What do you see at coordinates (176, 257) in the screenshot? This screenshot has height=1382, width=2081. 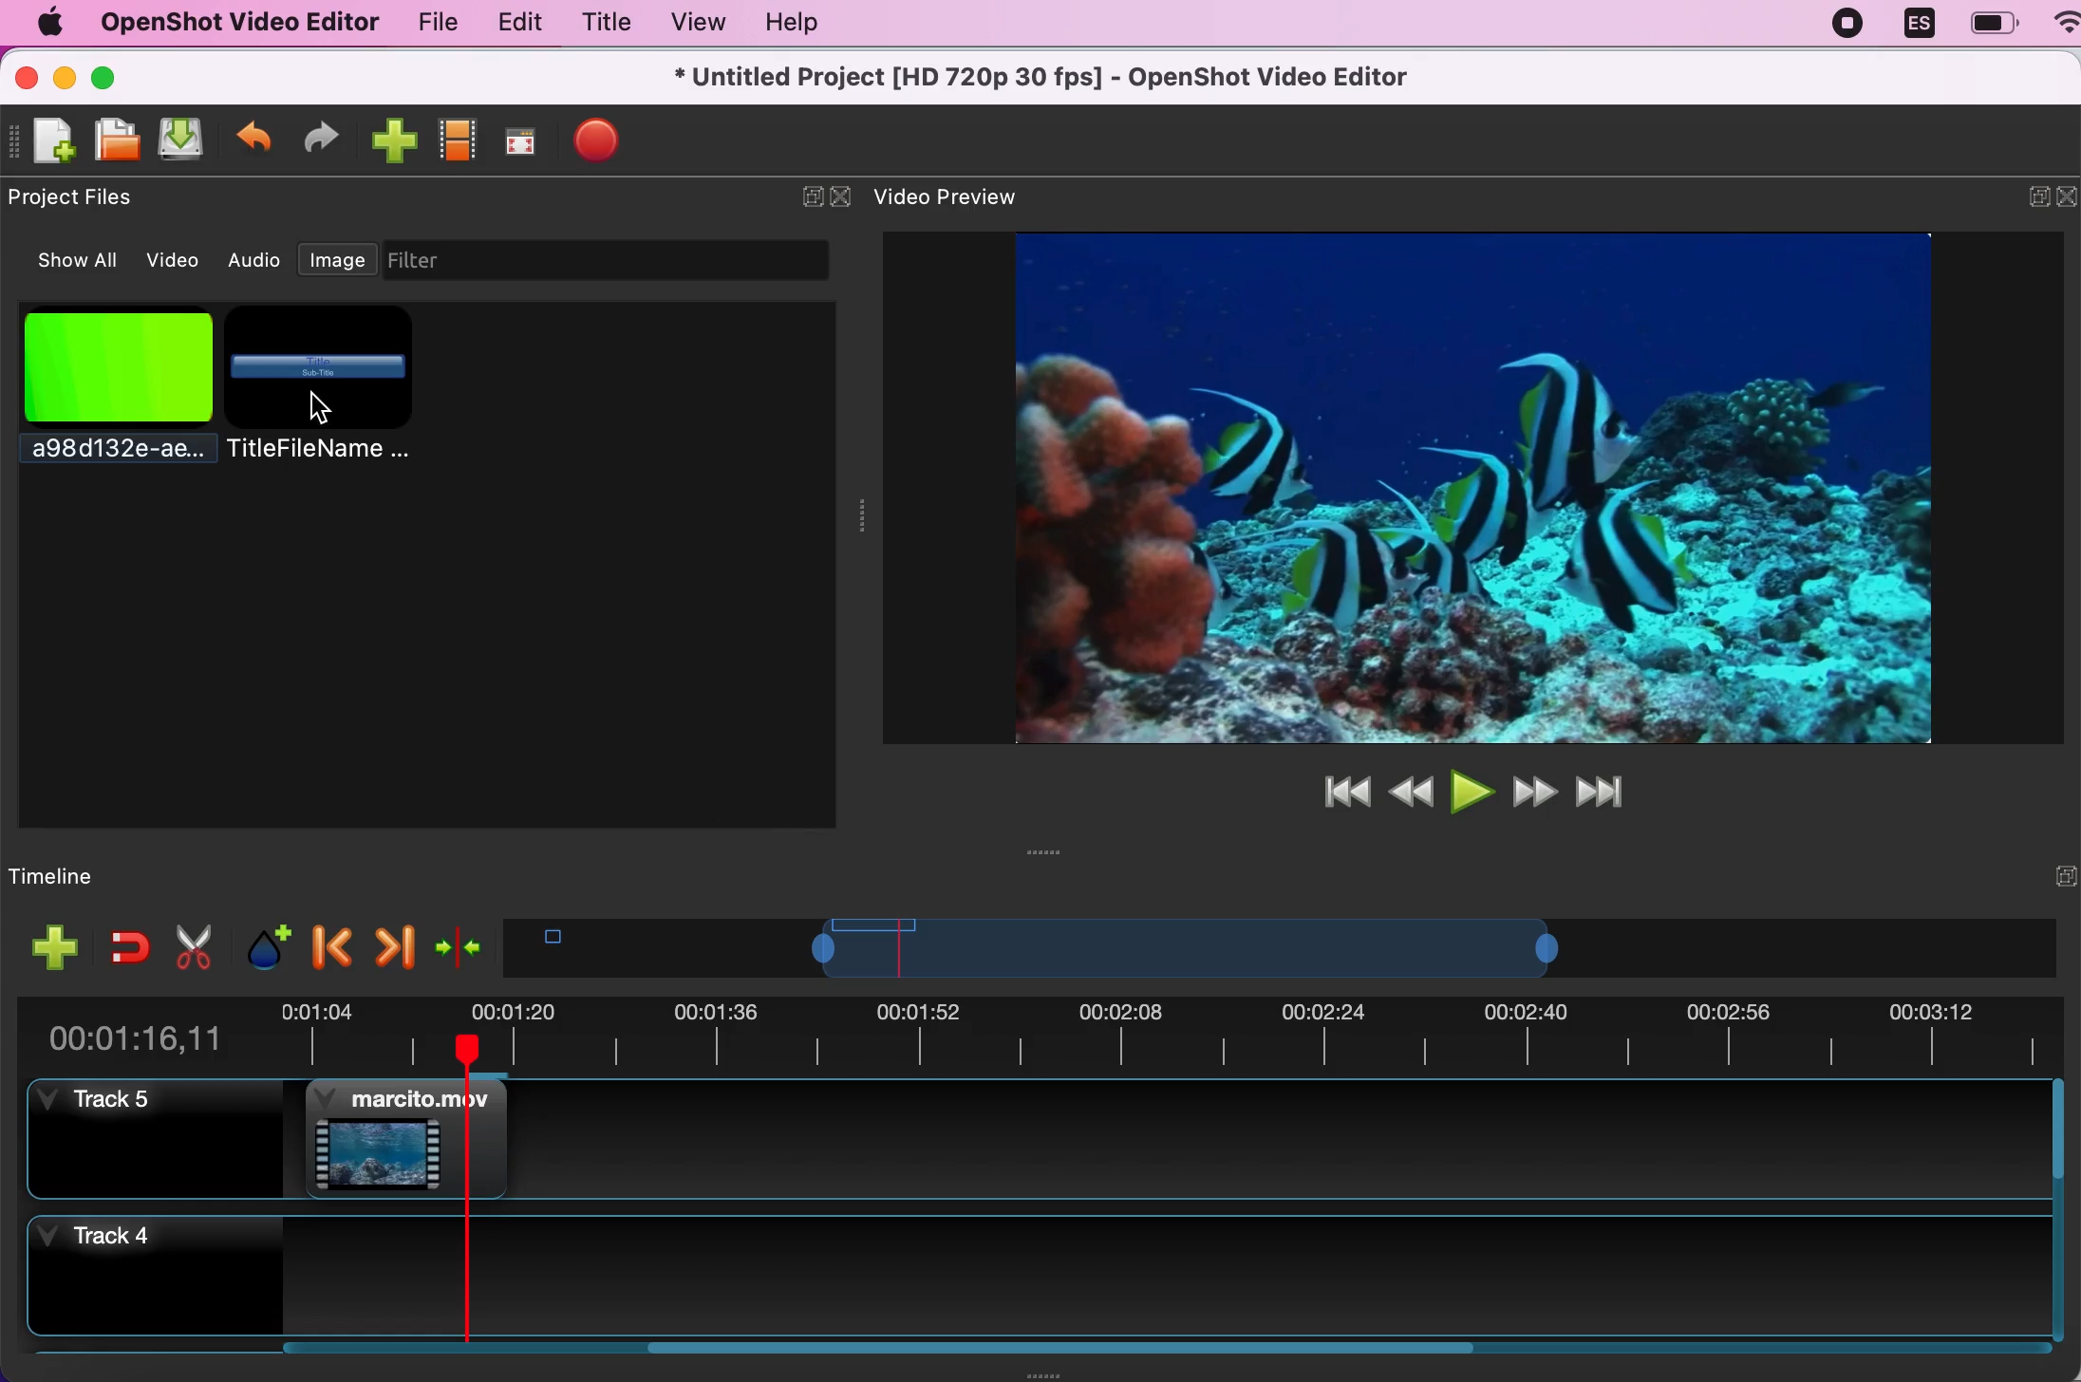 I see `video` at bounding box center [176, 257].